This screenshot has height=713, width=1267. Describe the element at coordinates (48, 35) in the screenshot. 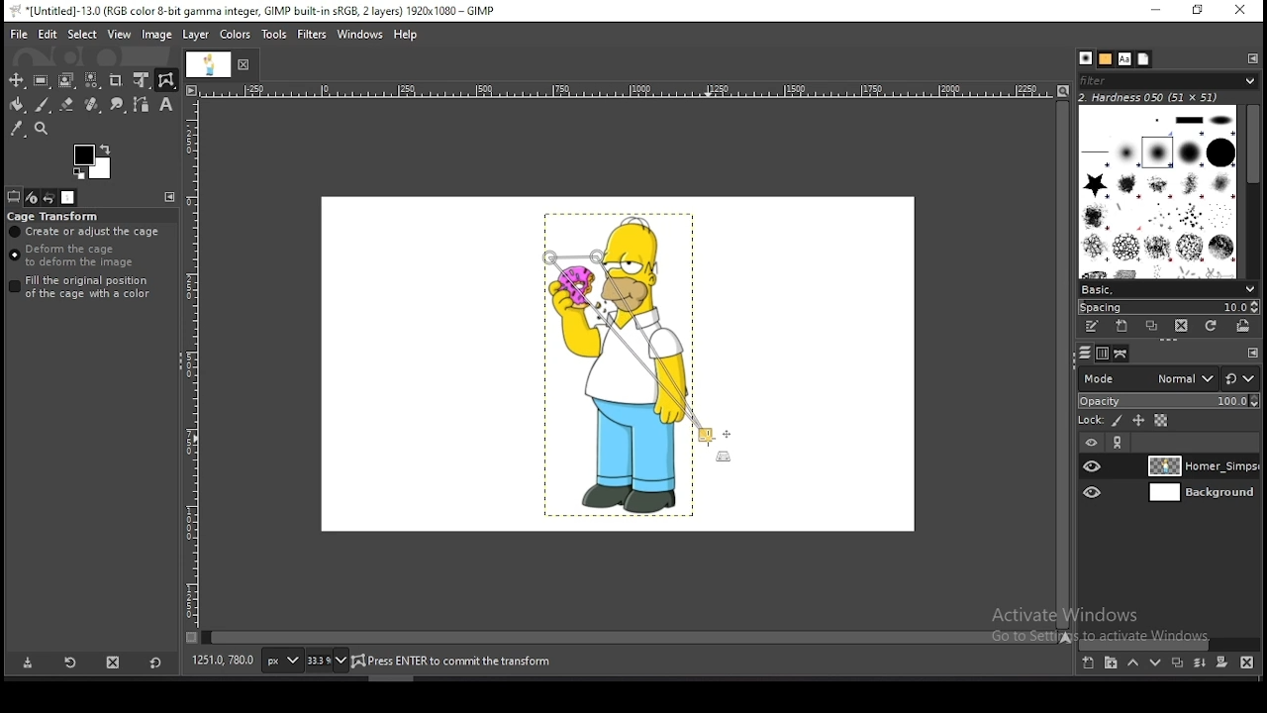

I see `edit` at that location.